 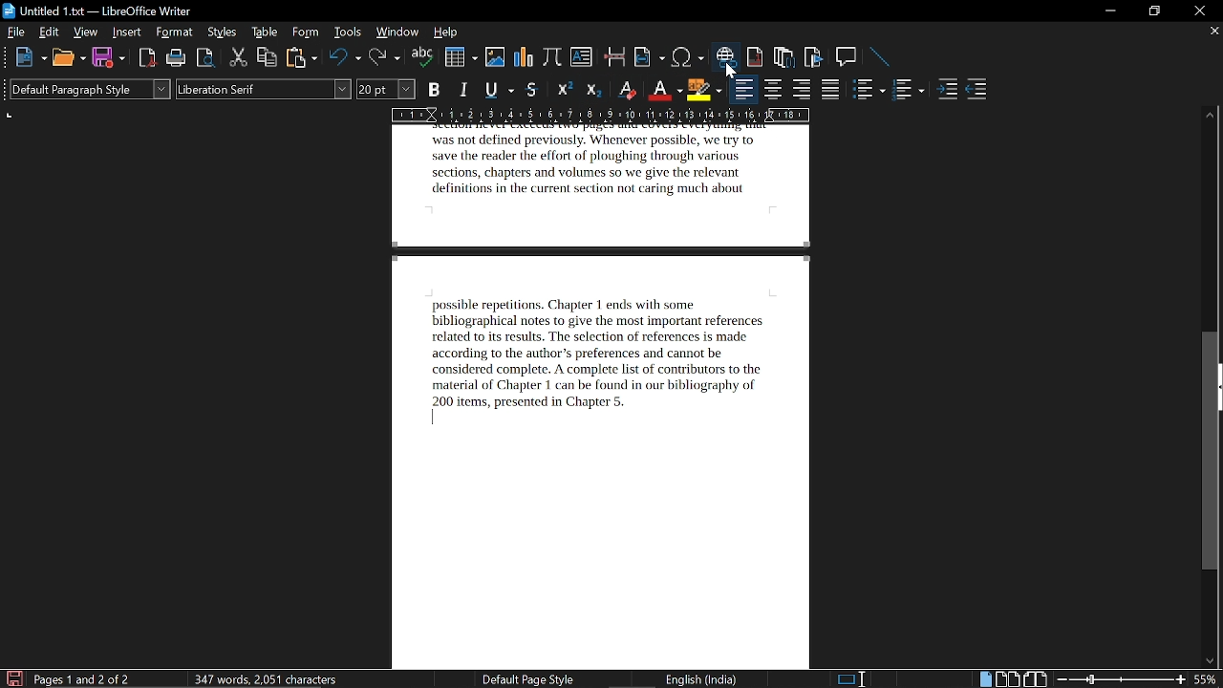 I want to click on strikethrough, so click(x=531, y=90).